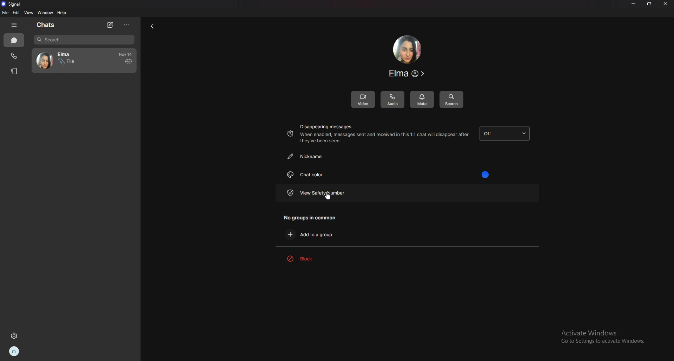  What do you see at coordinates (14, 56) in the screenshot?
I see `call` at bounding box center [14, 56].